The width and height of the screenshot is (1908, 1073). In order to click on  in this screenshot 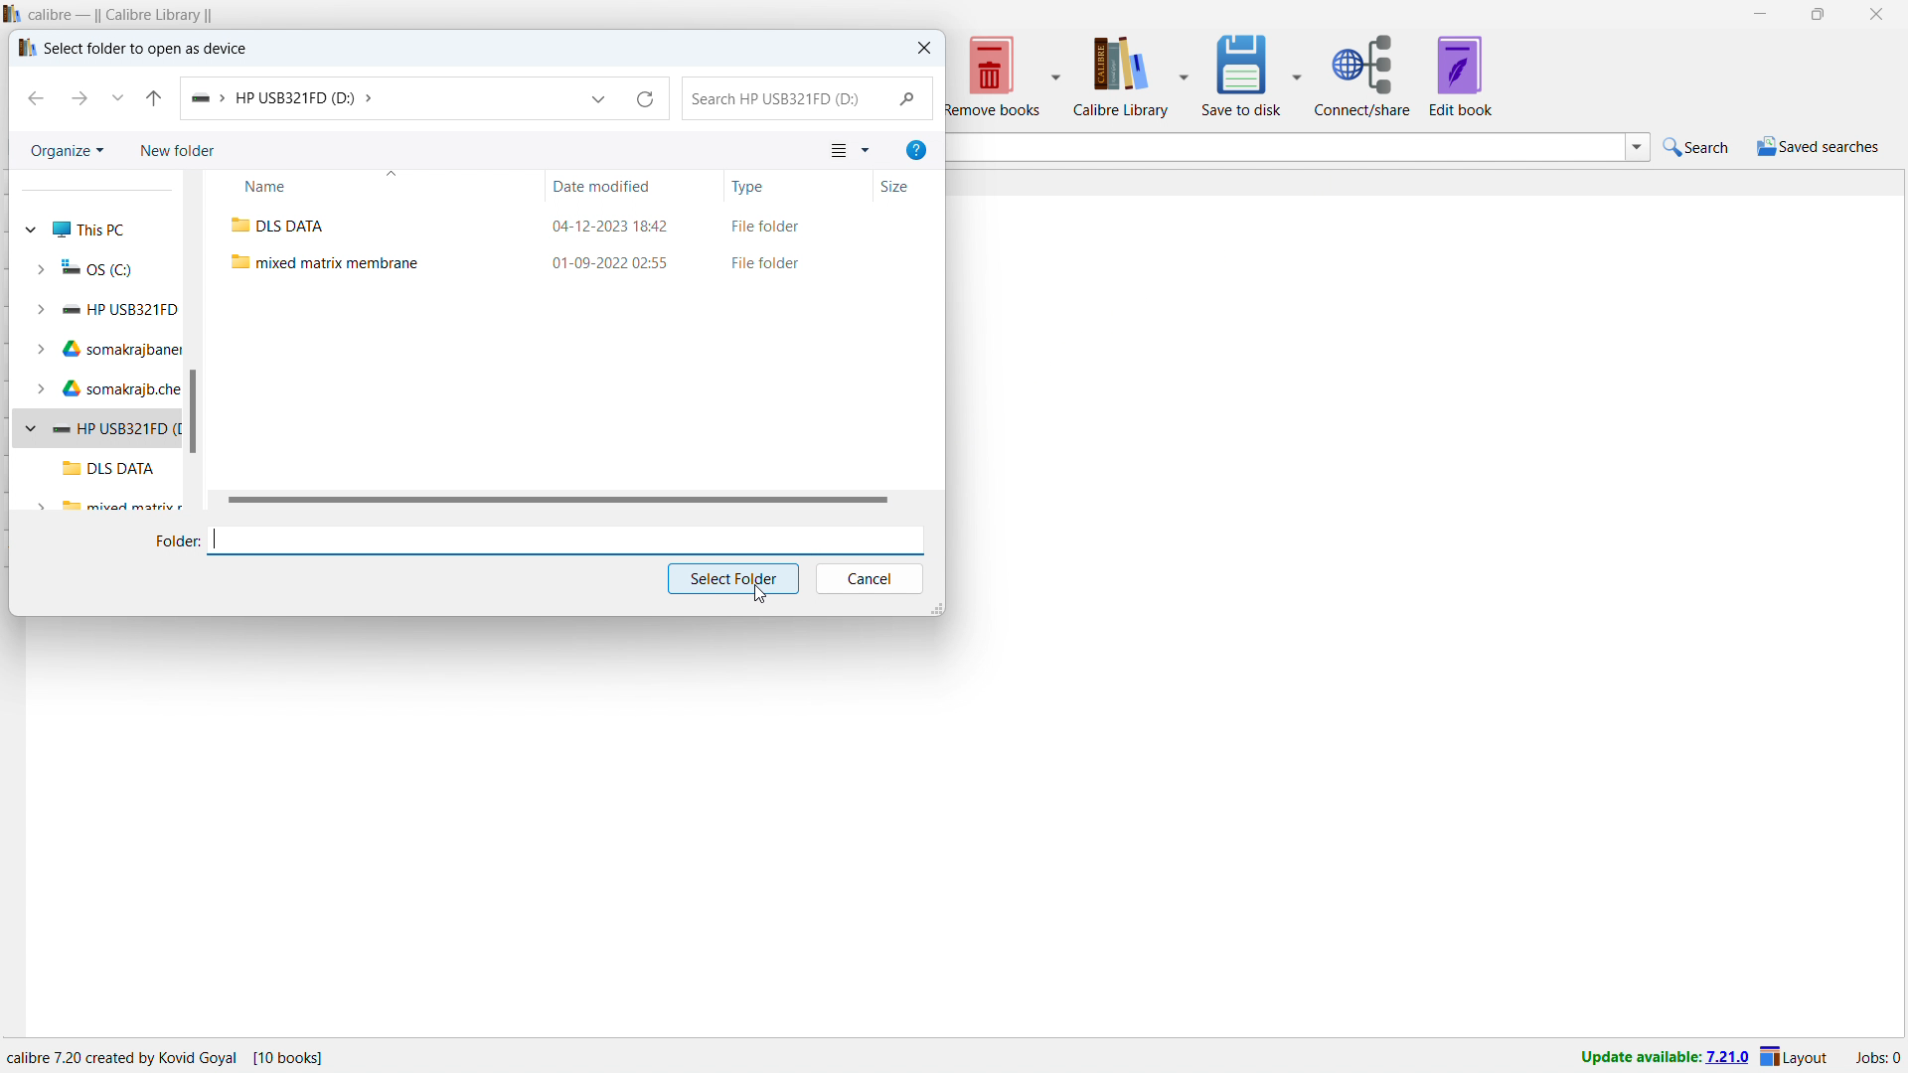, I will do `click(1241, 77)`.